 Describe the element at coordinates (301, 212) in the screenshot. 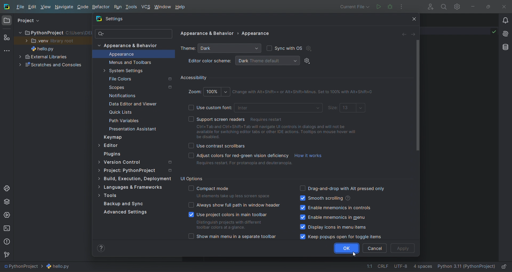

I see `checkboxes` at that location.